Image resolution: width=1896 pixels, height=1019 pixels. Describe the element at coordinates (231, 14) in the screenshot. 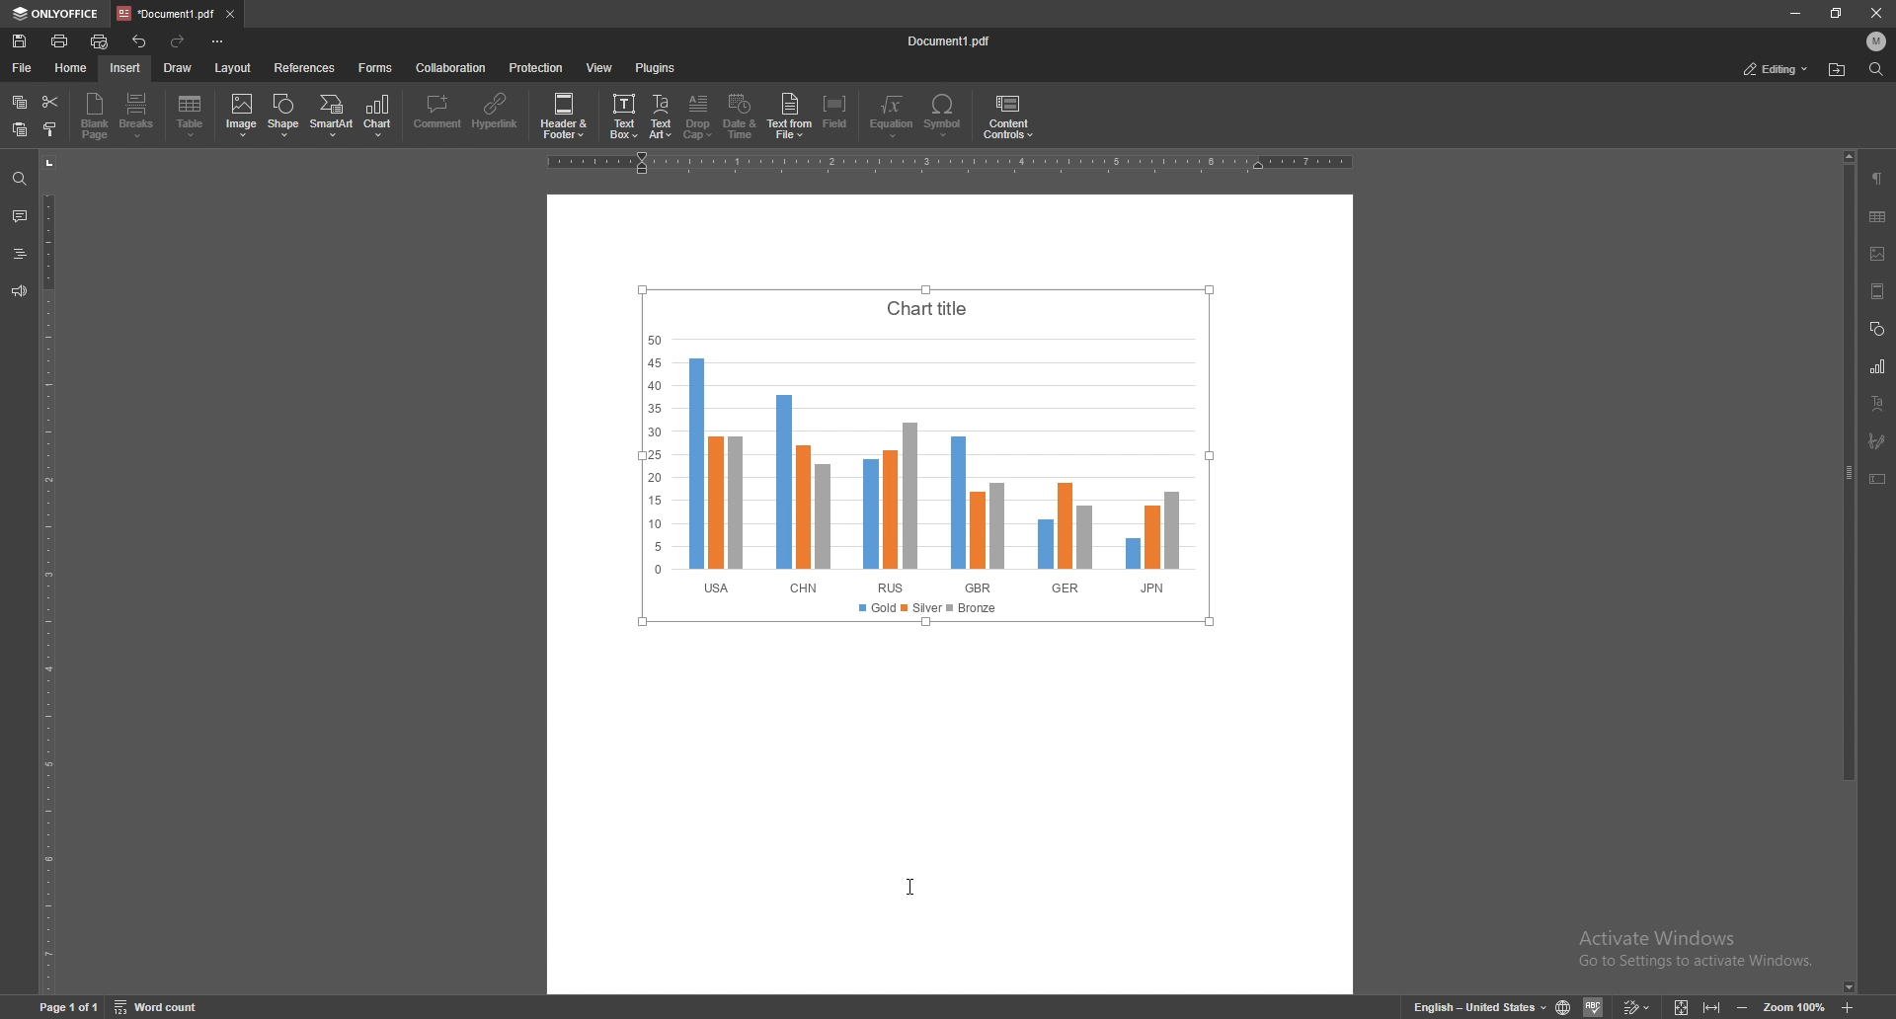

I see `close tab` at that location.